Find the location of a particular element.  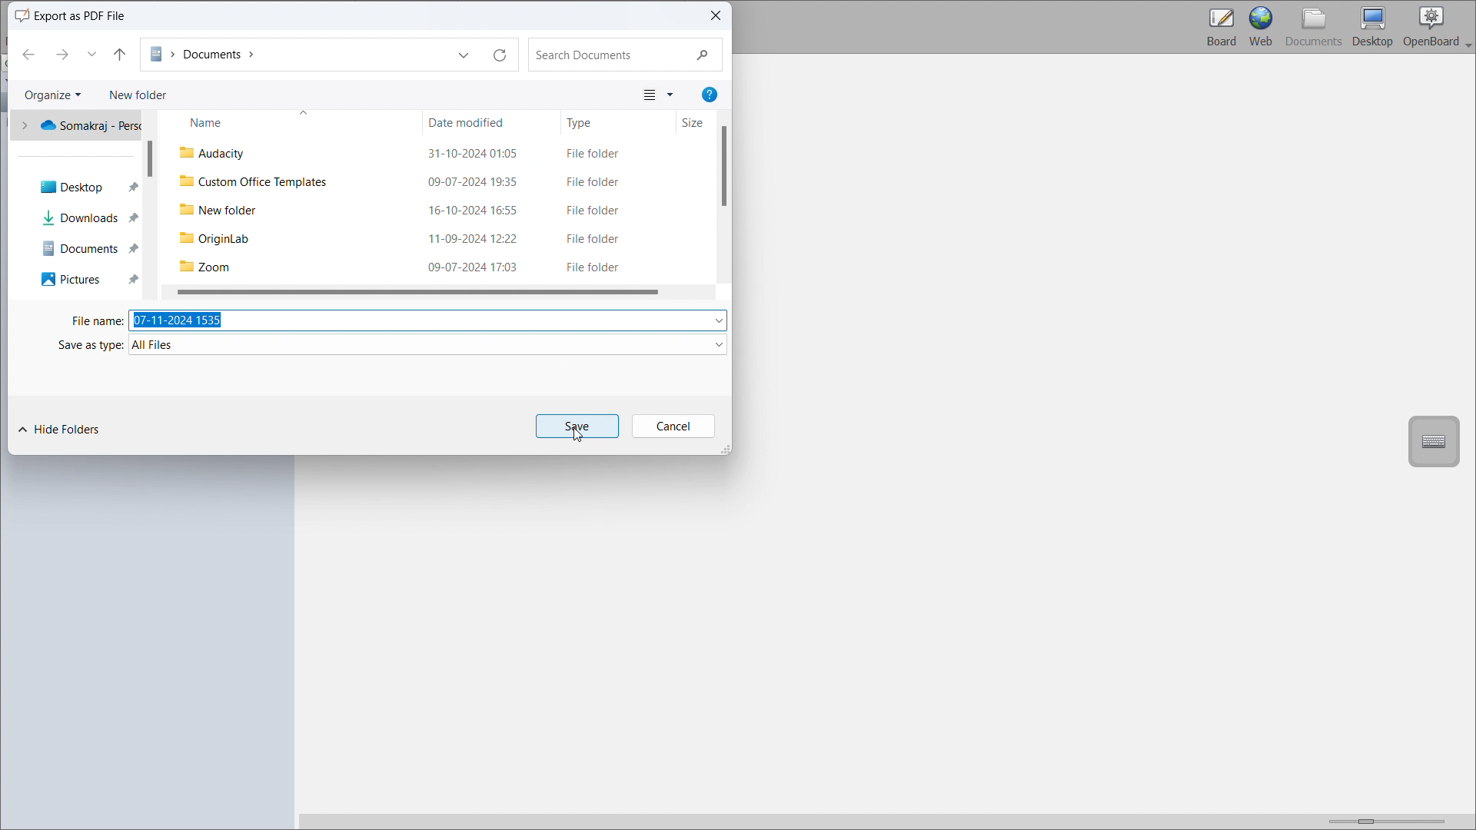

virtual keyboard is located at coordinates (1434, 441).